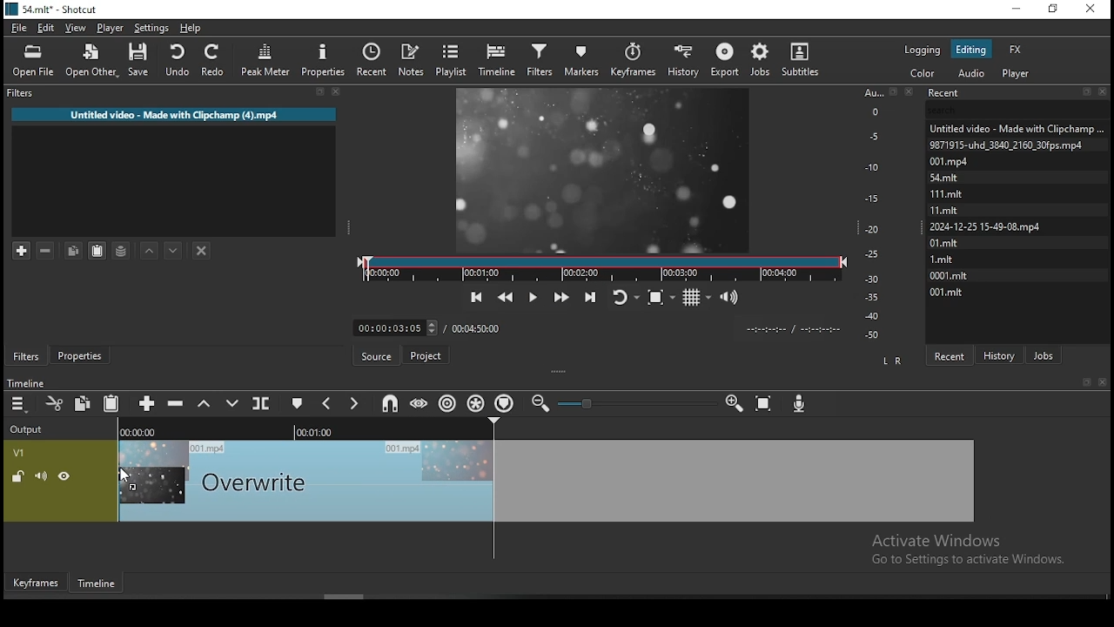 The width and height of the screenshot is (1114, 627). What do you see at coordinates (18, 404) in the screenshot?
I see `timeline menu` at bounding box center [18, 404].